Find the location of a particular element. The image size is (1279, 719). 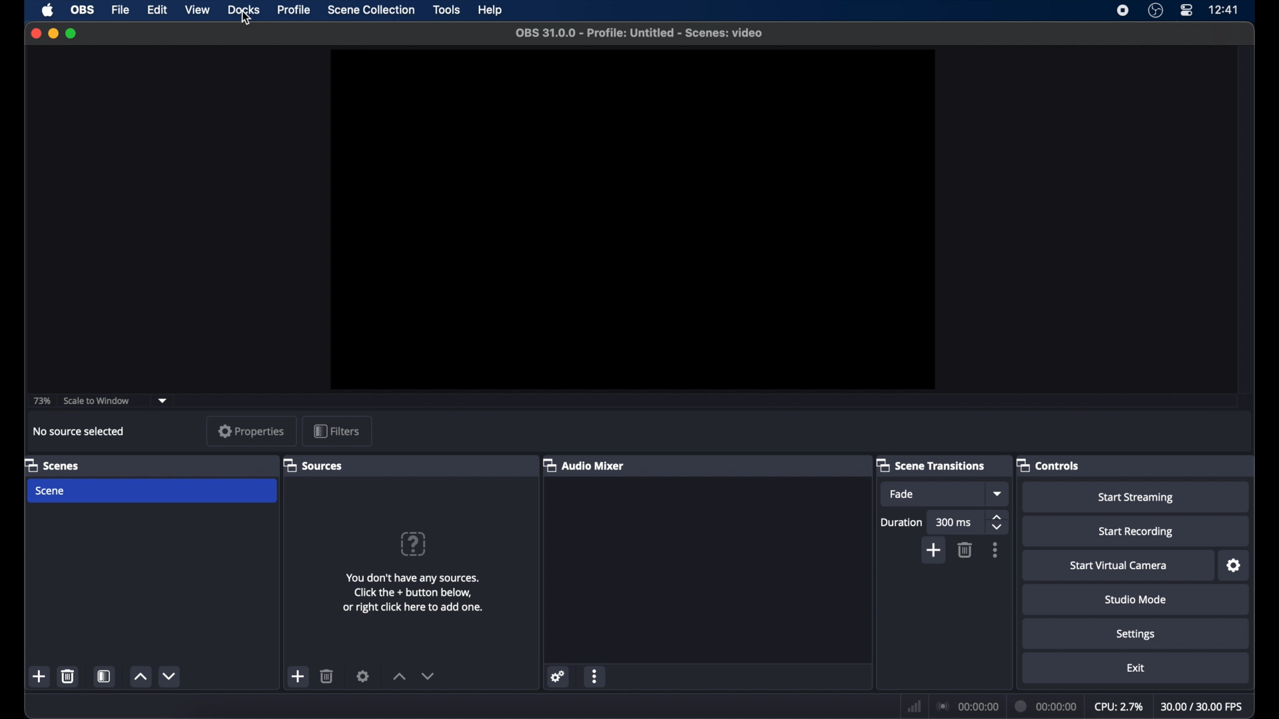

30.00/30.00 fps is located at coordinates (1204, 707).